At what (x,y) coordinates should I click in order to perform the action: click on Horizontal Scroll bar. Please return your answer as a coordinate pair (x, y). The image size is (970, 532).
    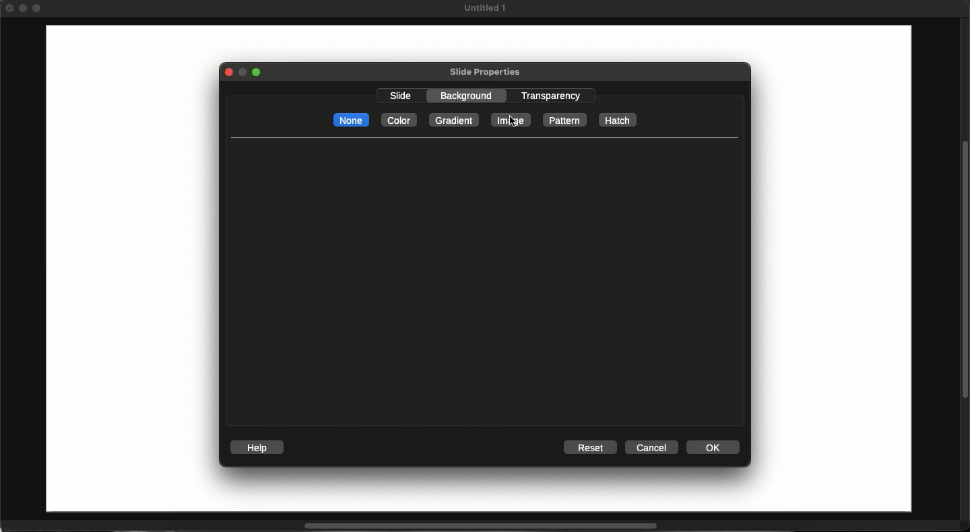
    Looking at the image, I should click on (473, 527).